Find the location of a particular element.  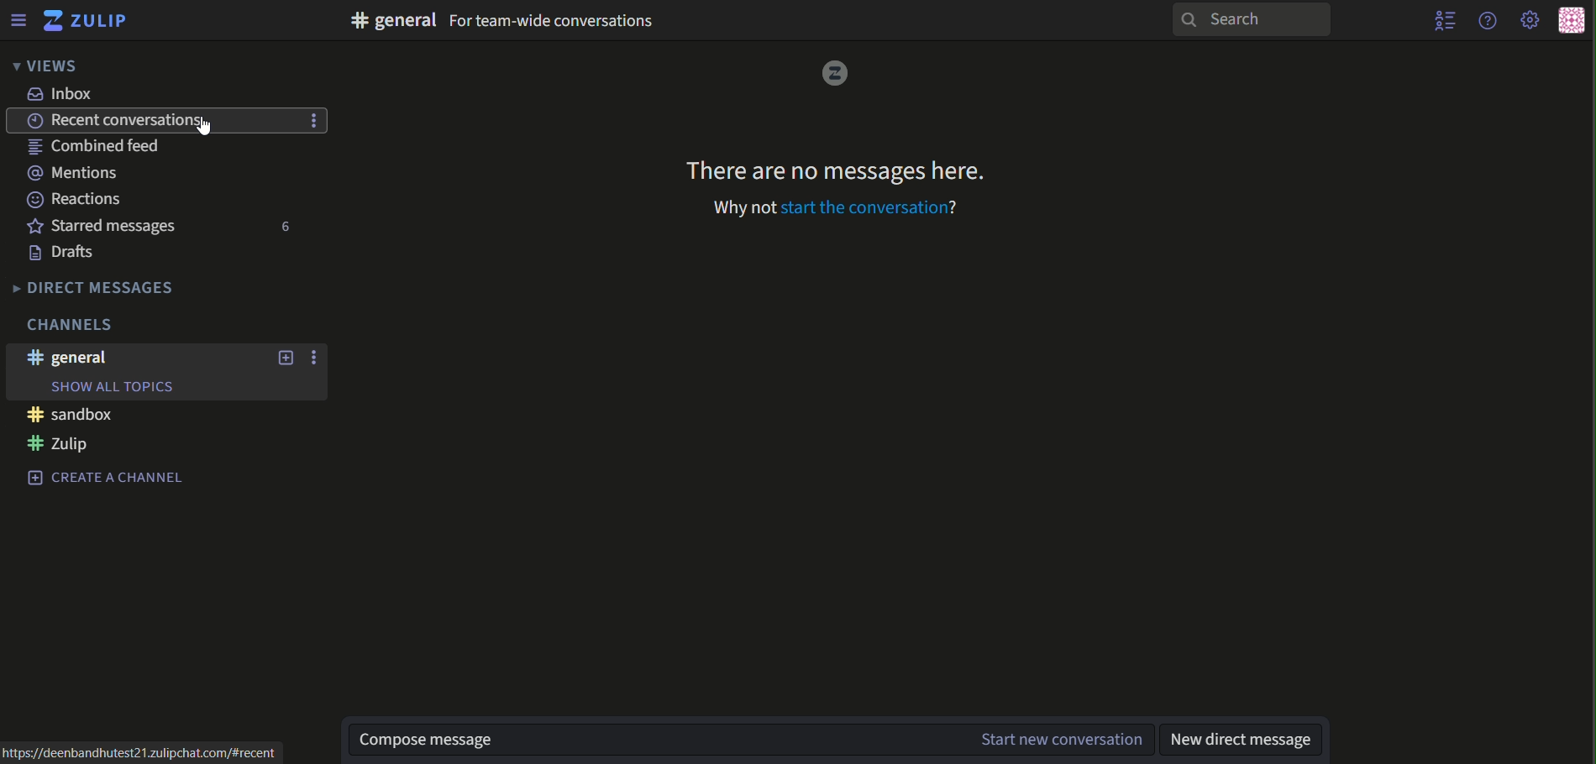

options is located at coordinates (315, 357).